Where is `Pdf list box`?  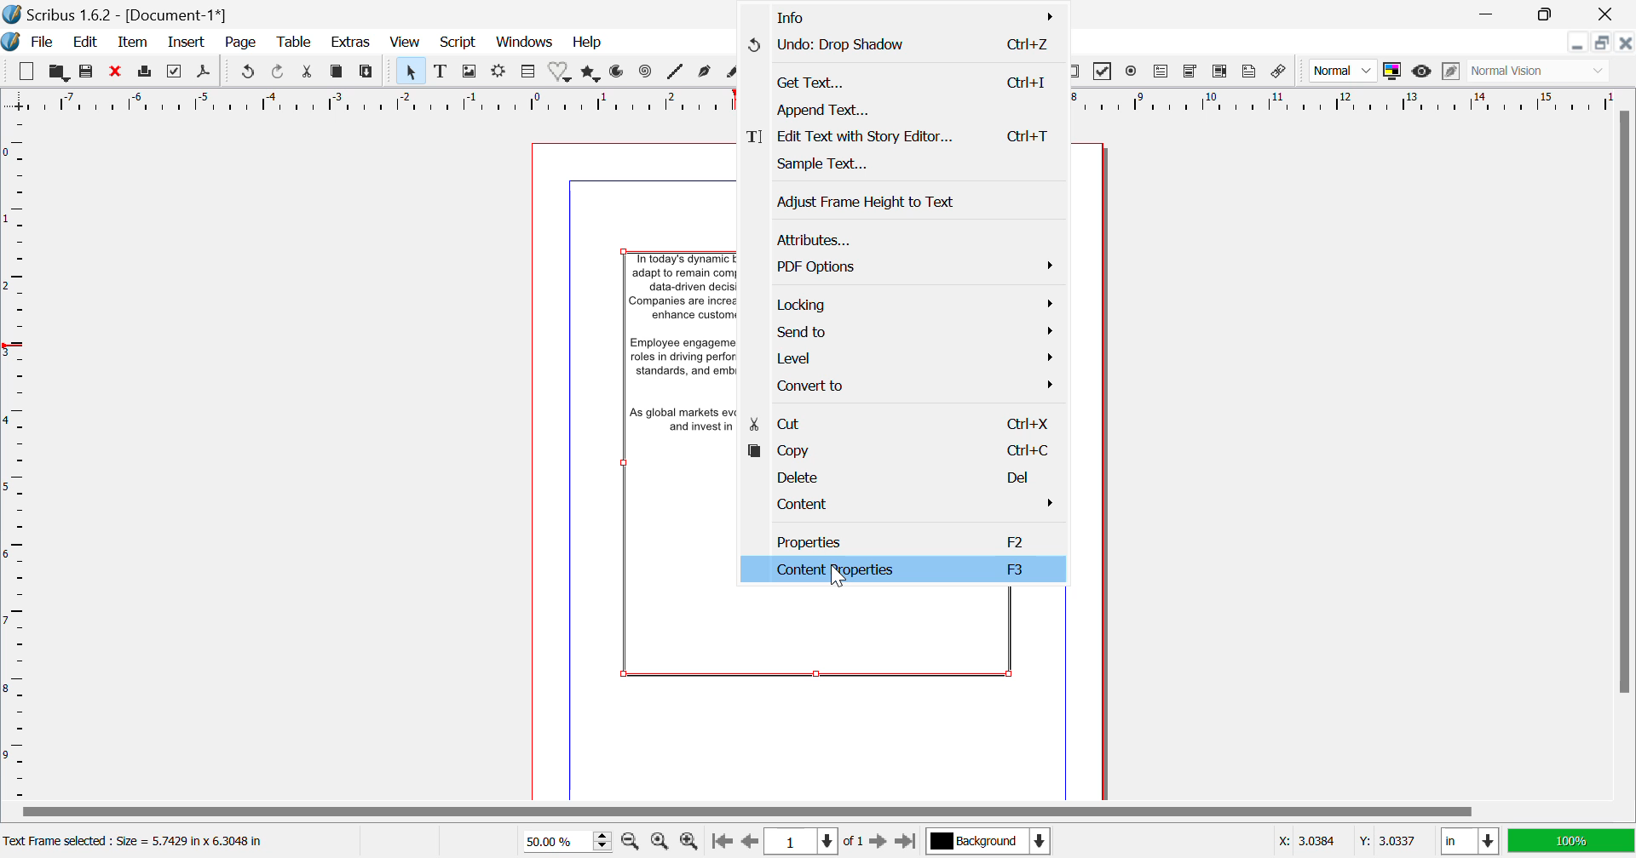 Pdf list box is located at coordinates (1222, 72).